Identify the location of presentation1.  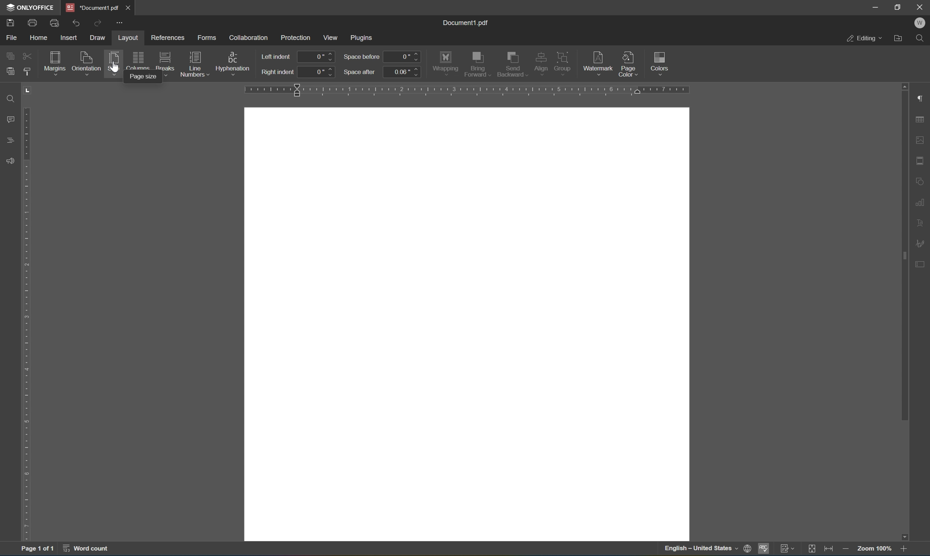
(92, 7).